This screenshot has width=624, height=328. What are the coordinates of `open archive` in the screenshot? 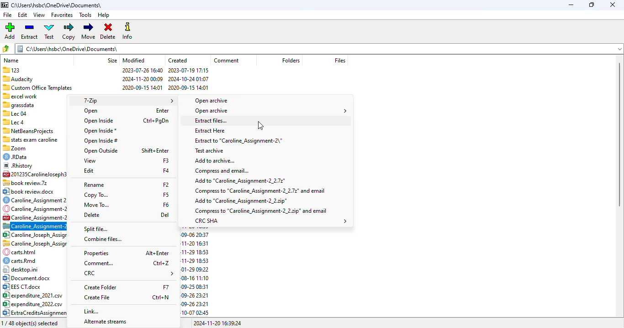 It's located at (271, 111).